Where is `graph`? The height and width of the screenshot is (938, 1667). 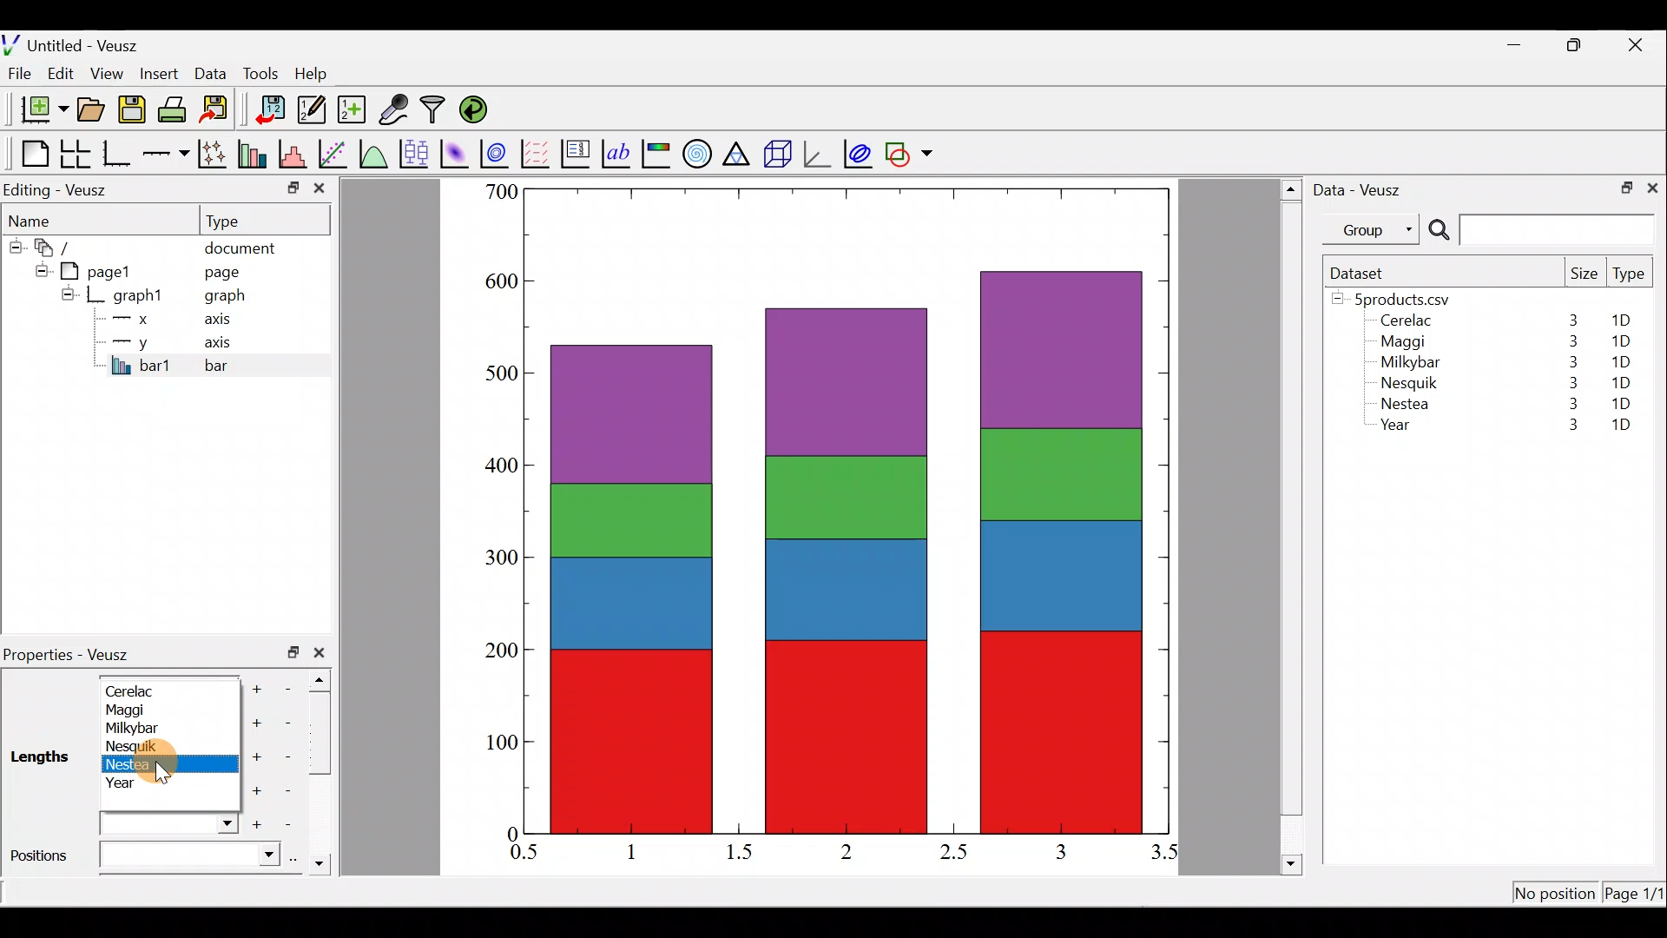 graph is located at coordinates (225, 298).